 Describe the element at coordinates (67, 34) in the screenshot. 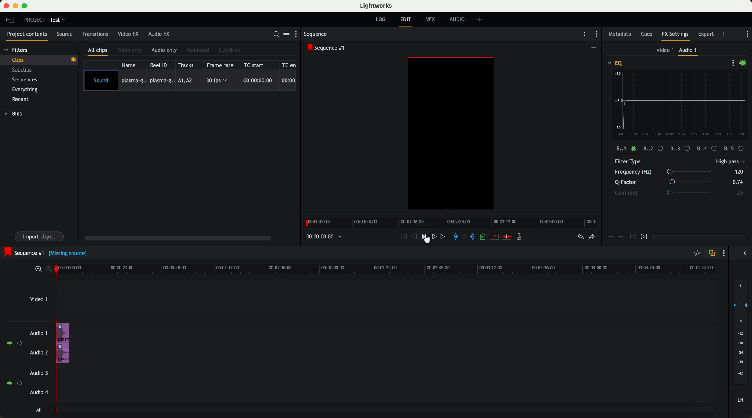

I see `source` at that location.